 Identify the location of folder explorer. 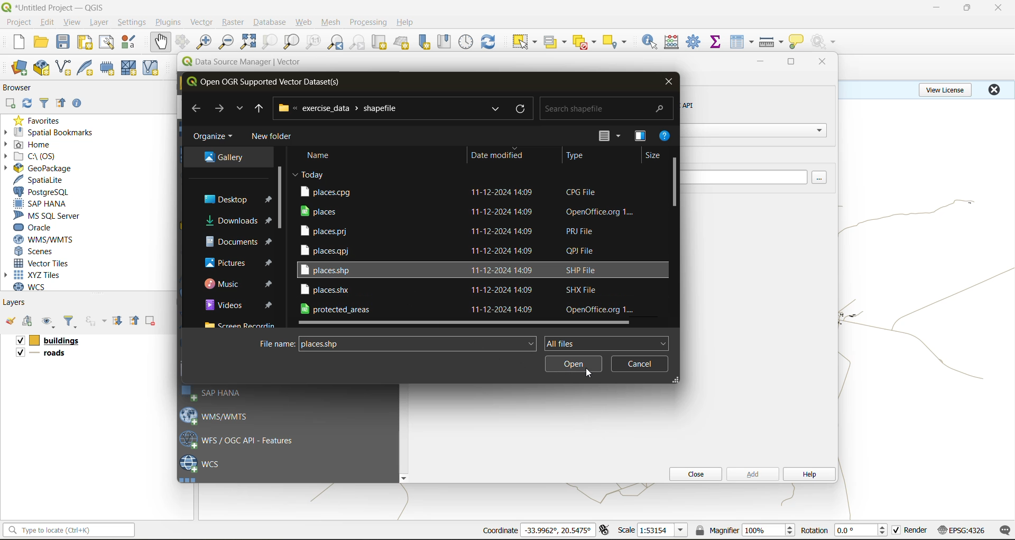
(239, 262).